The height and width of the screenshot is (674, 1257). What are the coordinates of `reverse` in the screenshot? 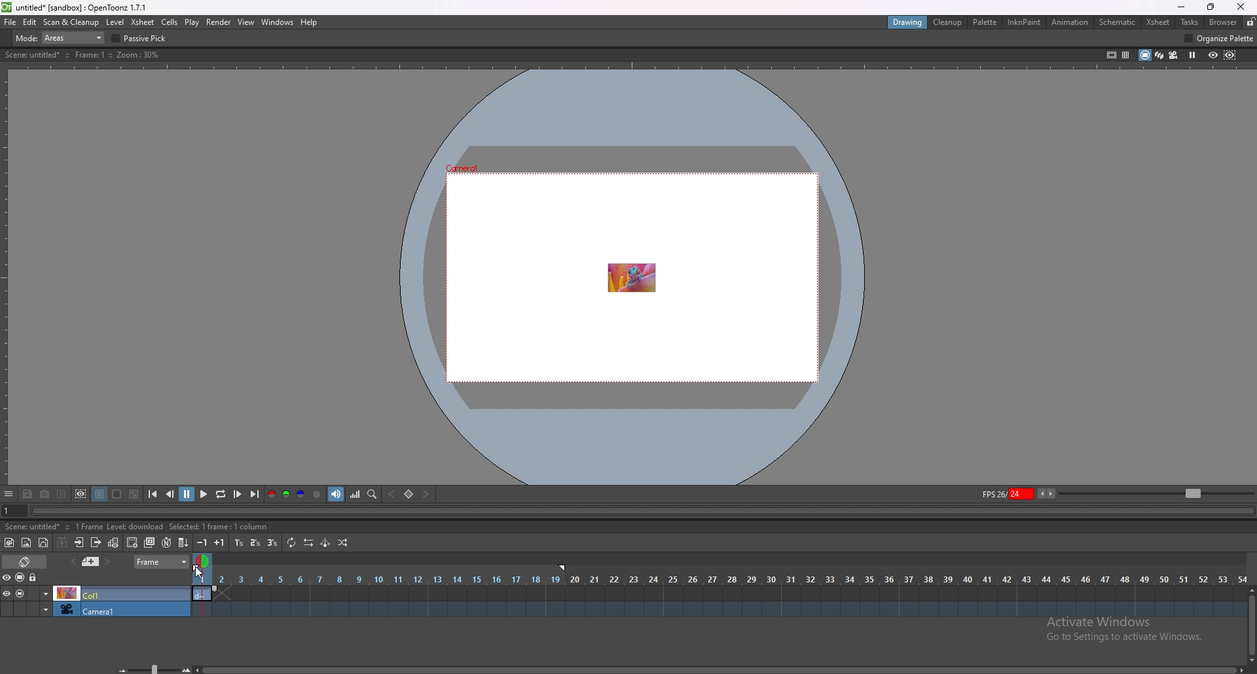 It's located at (309, 542).